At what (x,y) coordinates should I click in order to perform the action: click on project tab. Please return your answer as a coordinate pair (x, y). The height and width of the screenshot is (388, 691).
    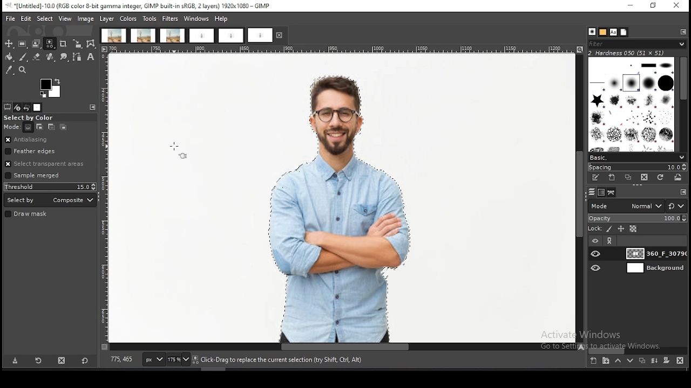
    Looking at the image, I should click on (144, 36).